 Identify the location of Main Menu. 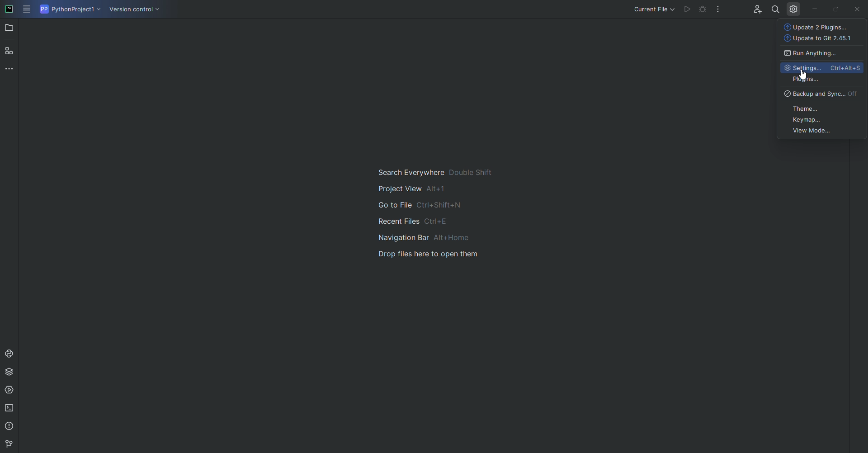
(28, 10).